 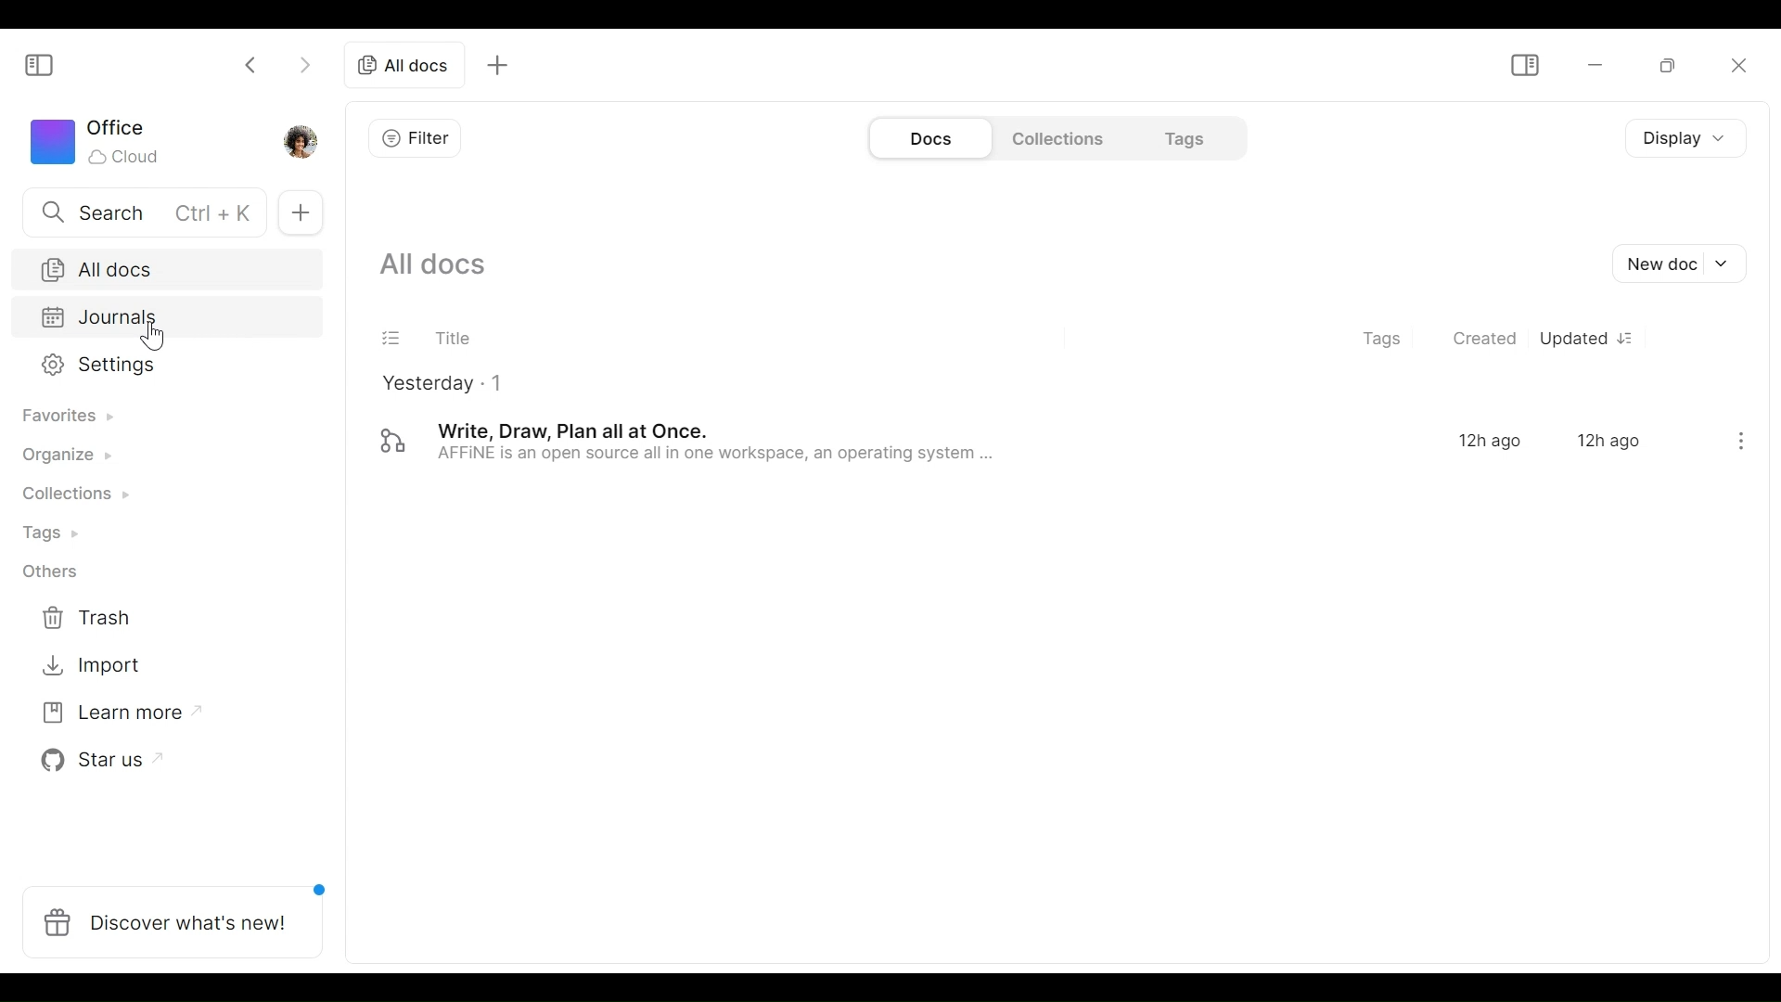 What do you see at coordinates (180, 912) in the screenshot?
I see `Discover what's new` at bounding box center [180, 912].